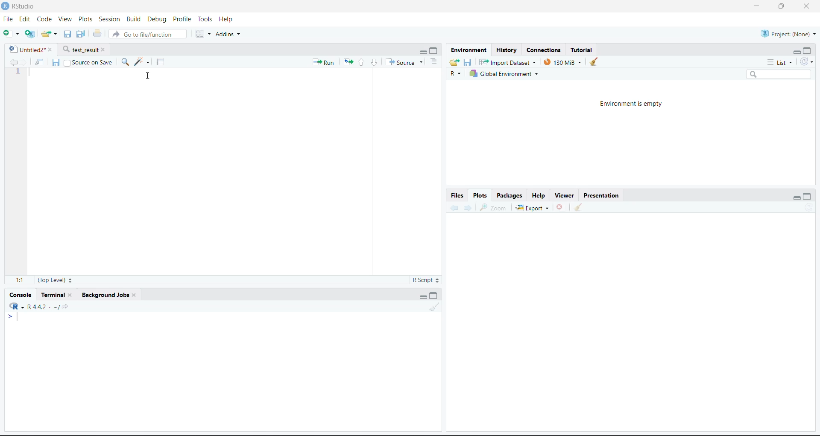  I want to click on R, so click(454, 73).